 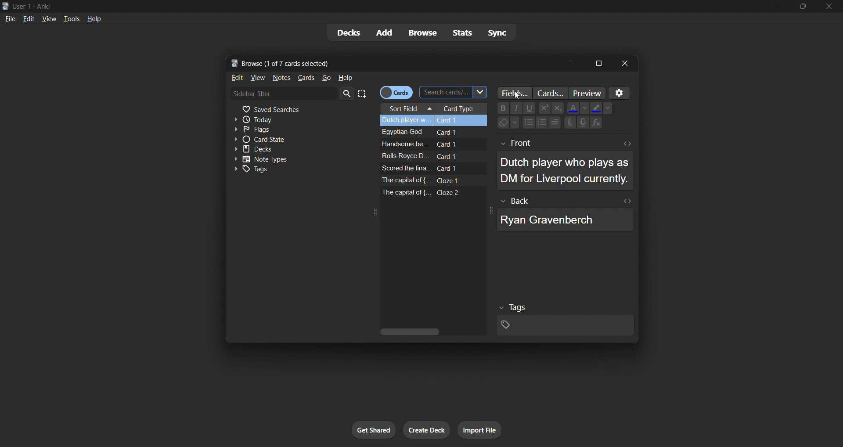 What do you see at coordinates (573, 63) in the screenshot?
I see `minimize` at bounding box center [573, 63].